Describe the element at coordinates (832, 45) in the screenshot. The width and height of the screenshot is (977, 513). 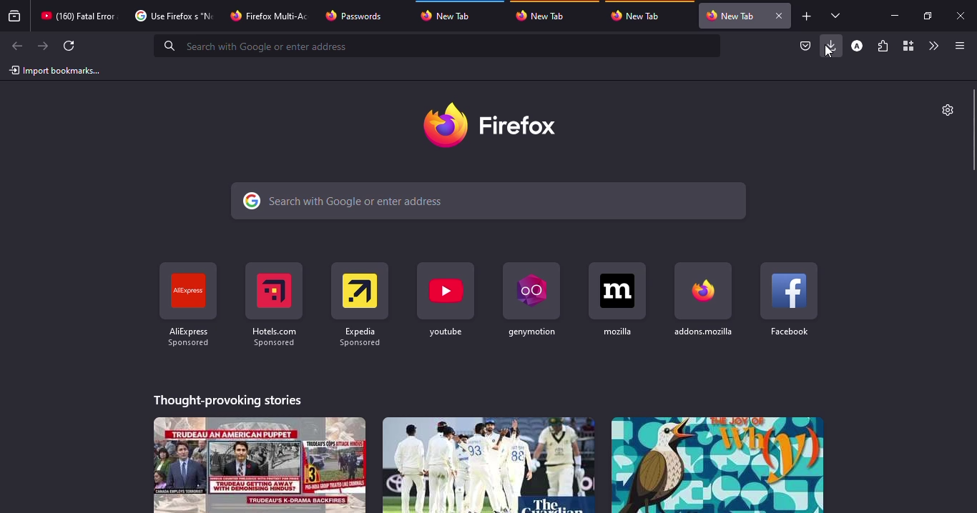
I see `downloads` at that location.